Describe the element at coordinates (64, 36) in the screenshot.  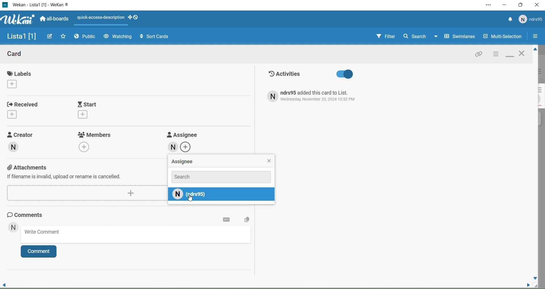
I see `Favourites` at that location.